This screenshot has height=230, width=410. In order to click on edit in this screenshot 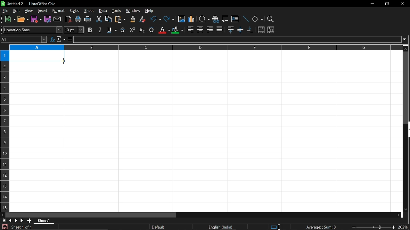, I will do `click(15, 11)`.